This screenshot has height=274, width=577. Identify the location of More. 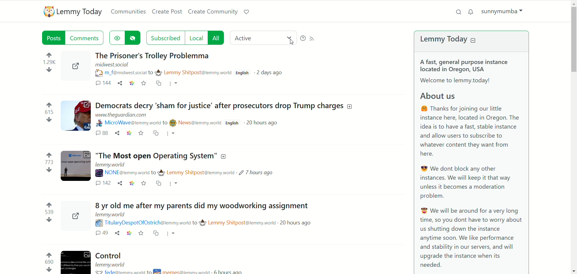
(175, 184).